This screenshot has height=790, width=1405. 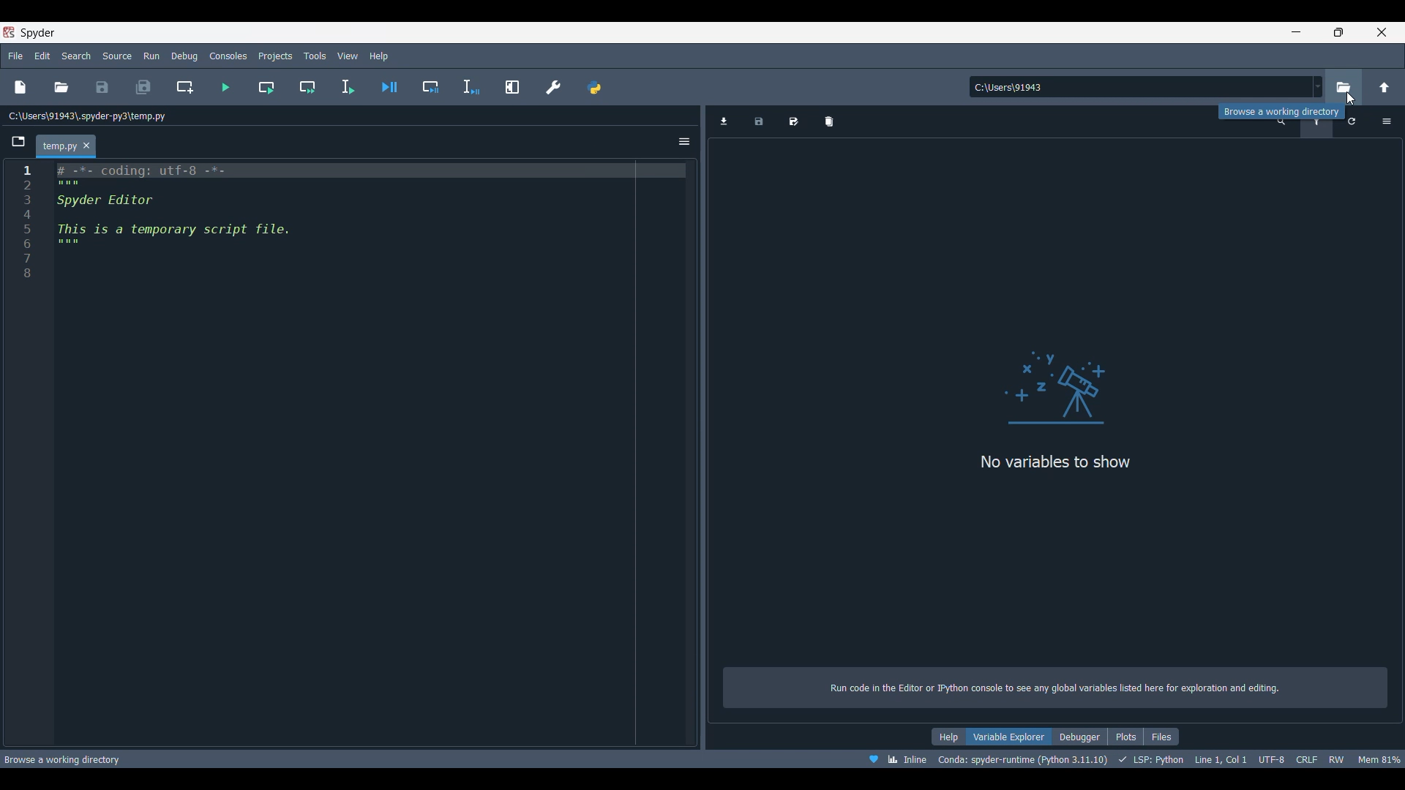 I want to click on Input location, so click(x=1140, y=87).